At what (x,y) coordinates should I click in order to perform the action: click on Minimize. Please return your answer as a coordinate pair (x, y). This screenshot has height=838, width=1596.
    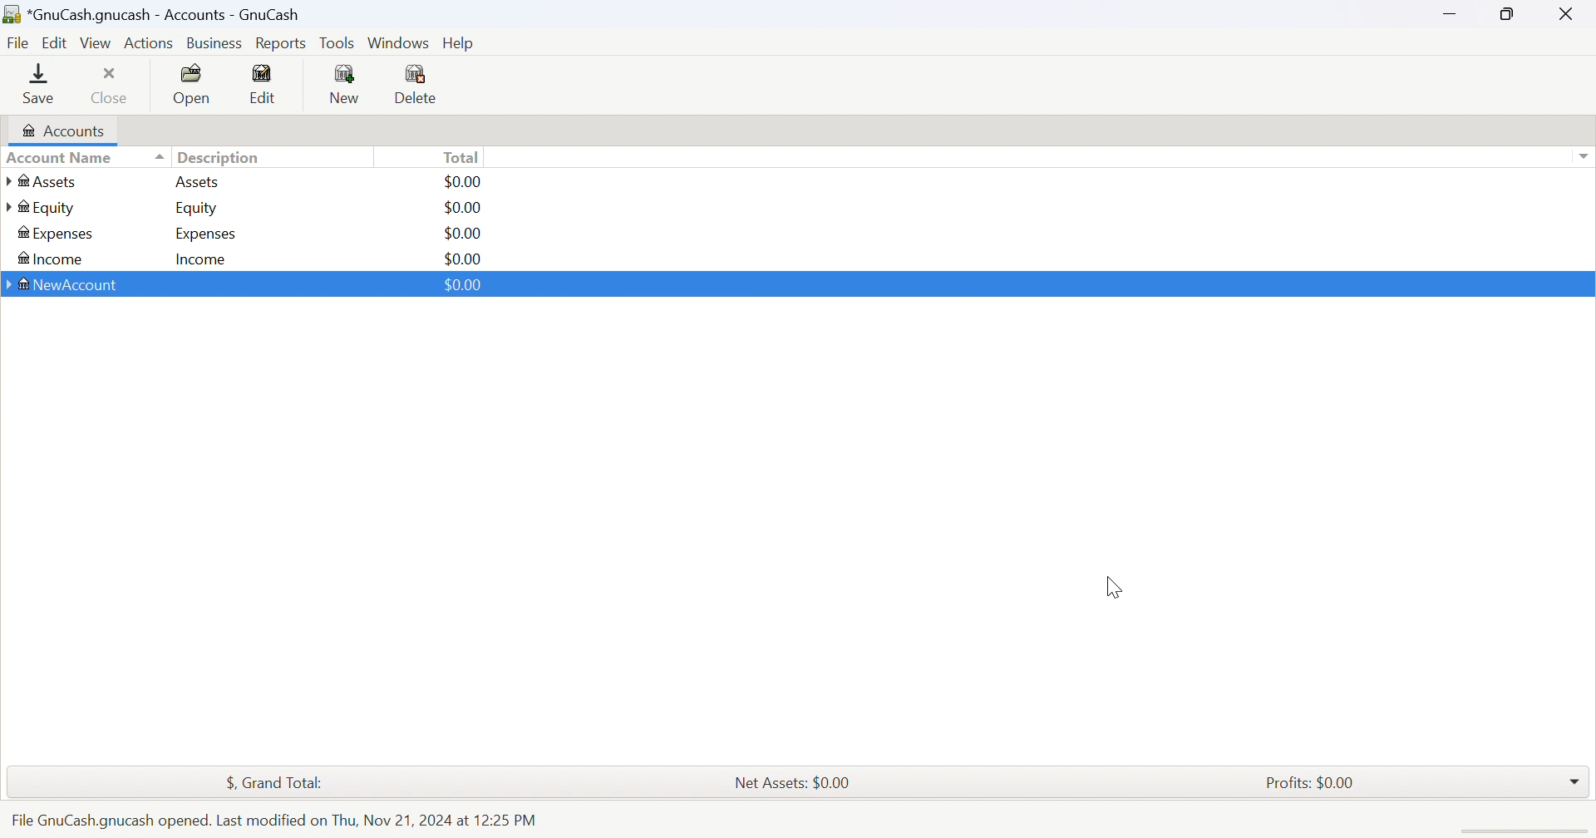
    Looking at the image, I should click on (1446, 10).